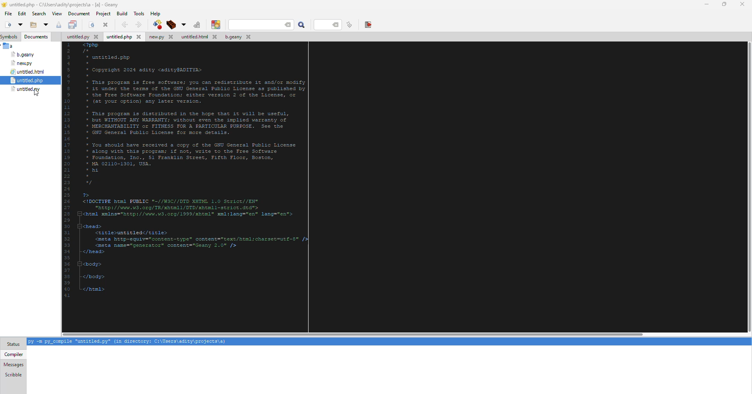  What do you see at coordinates (39, 13) in the screenshot?
I see `search` at bounding box center [39, 13].